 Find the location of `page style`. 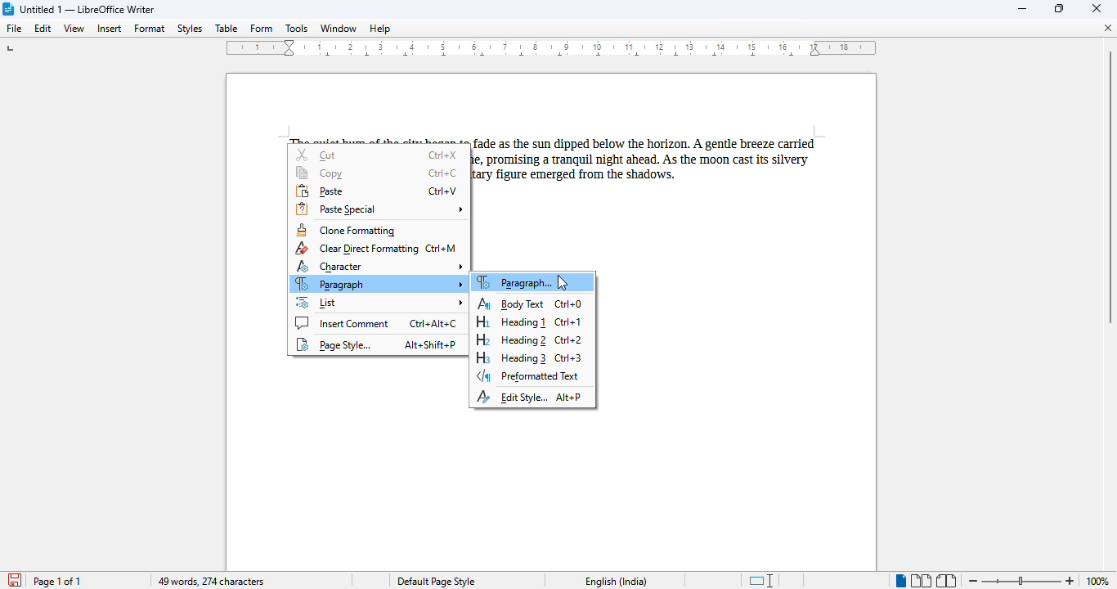

page style is located at coordinates (436, 581).